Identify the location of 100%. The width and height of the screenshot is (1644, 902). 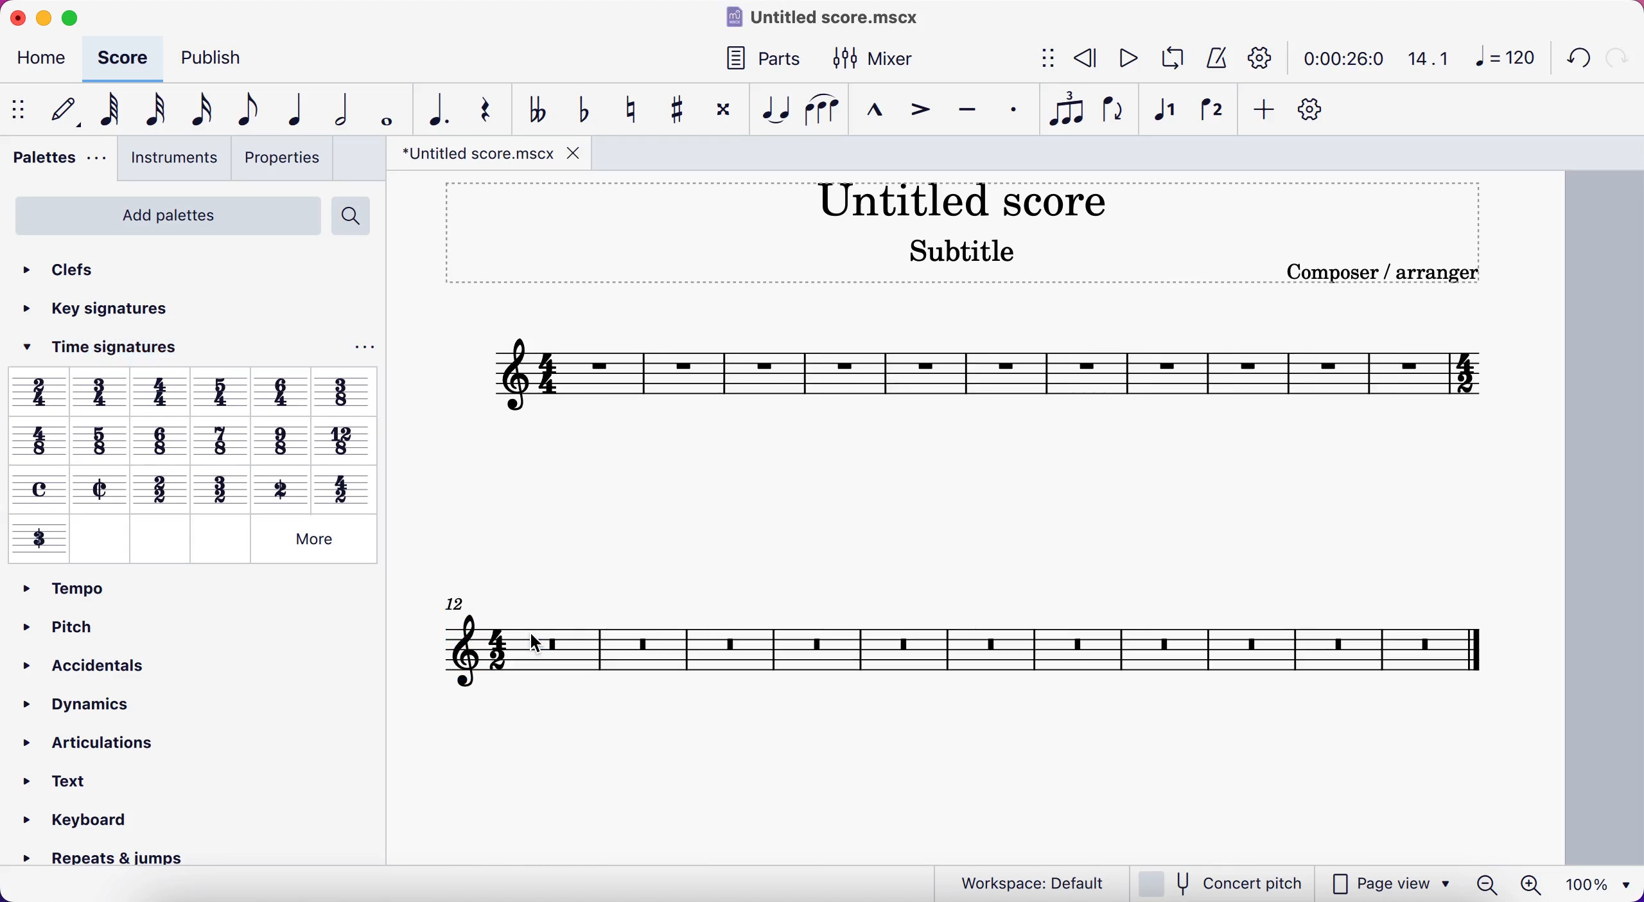
(1596, 884).